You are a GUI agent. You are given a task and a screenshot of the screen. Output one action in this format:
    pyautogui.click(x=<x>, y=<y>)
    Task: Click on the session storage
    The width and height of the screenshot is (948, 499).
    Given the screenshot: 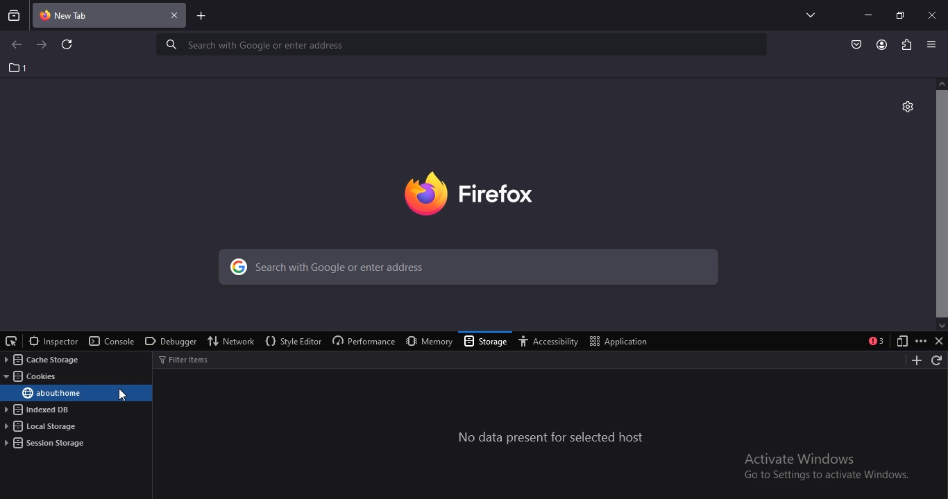 What is the action you would take?
    pyautogui.click(x=46, y=443)
    